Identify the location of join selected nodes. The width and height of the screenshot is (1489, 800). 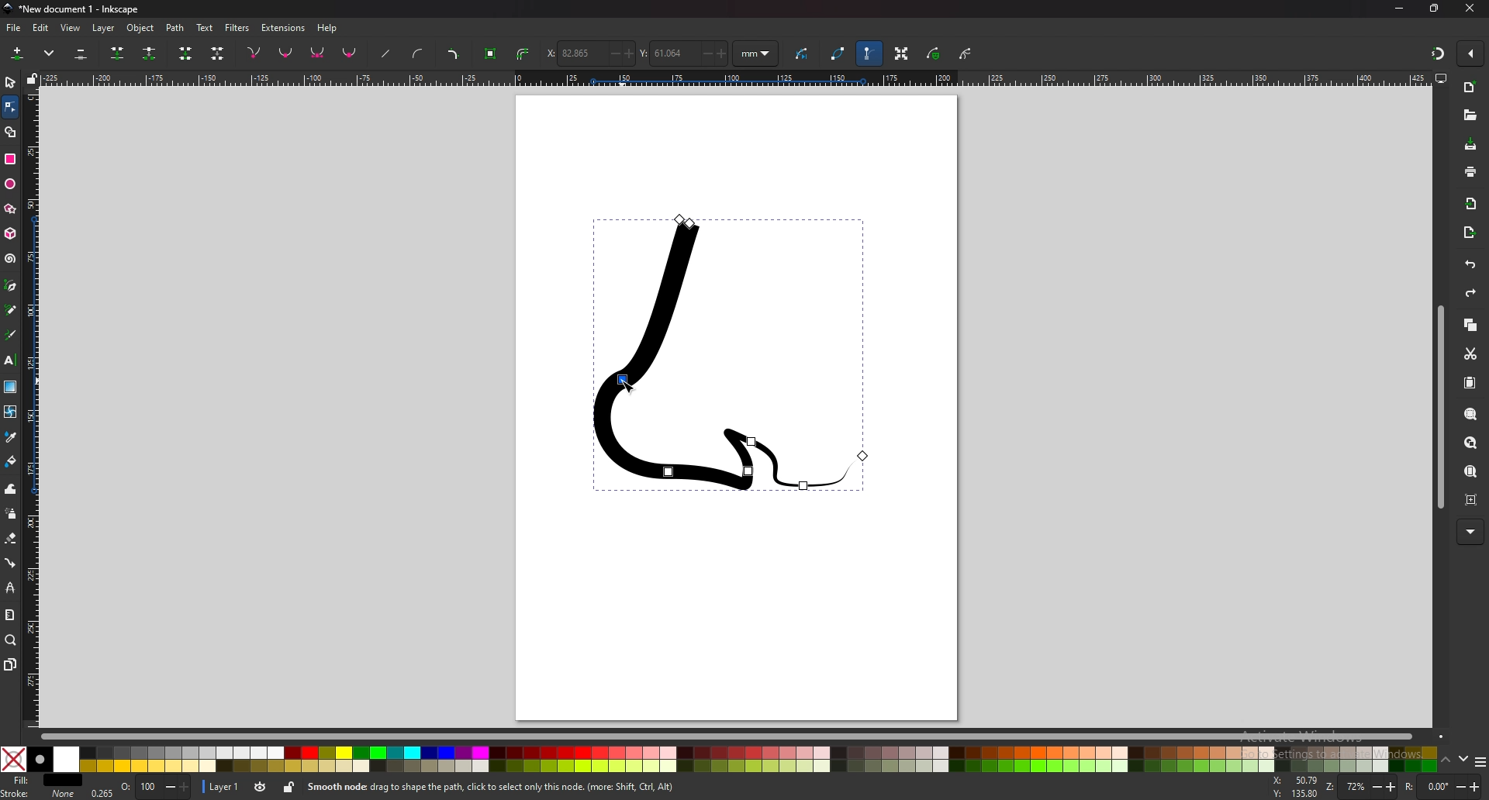
(118, 52).